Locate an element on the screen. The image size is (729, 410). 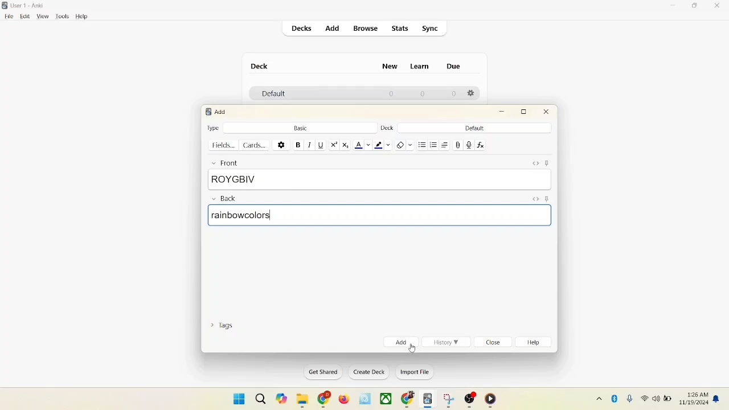
 is located at coordinates (423, 96).